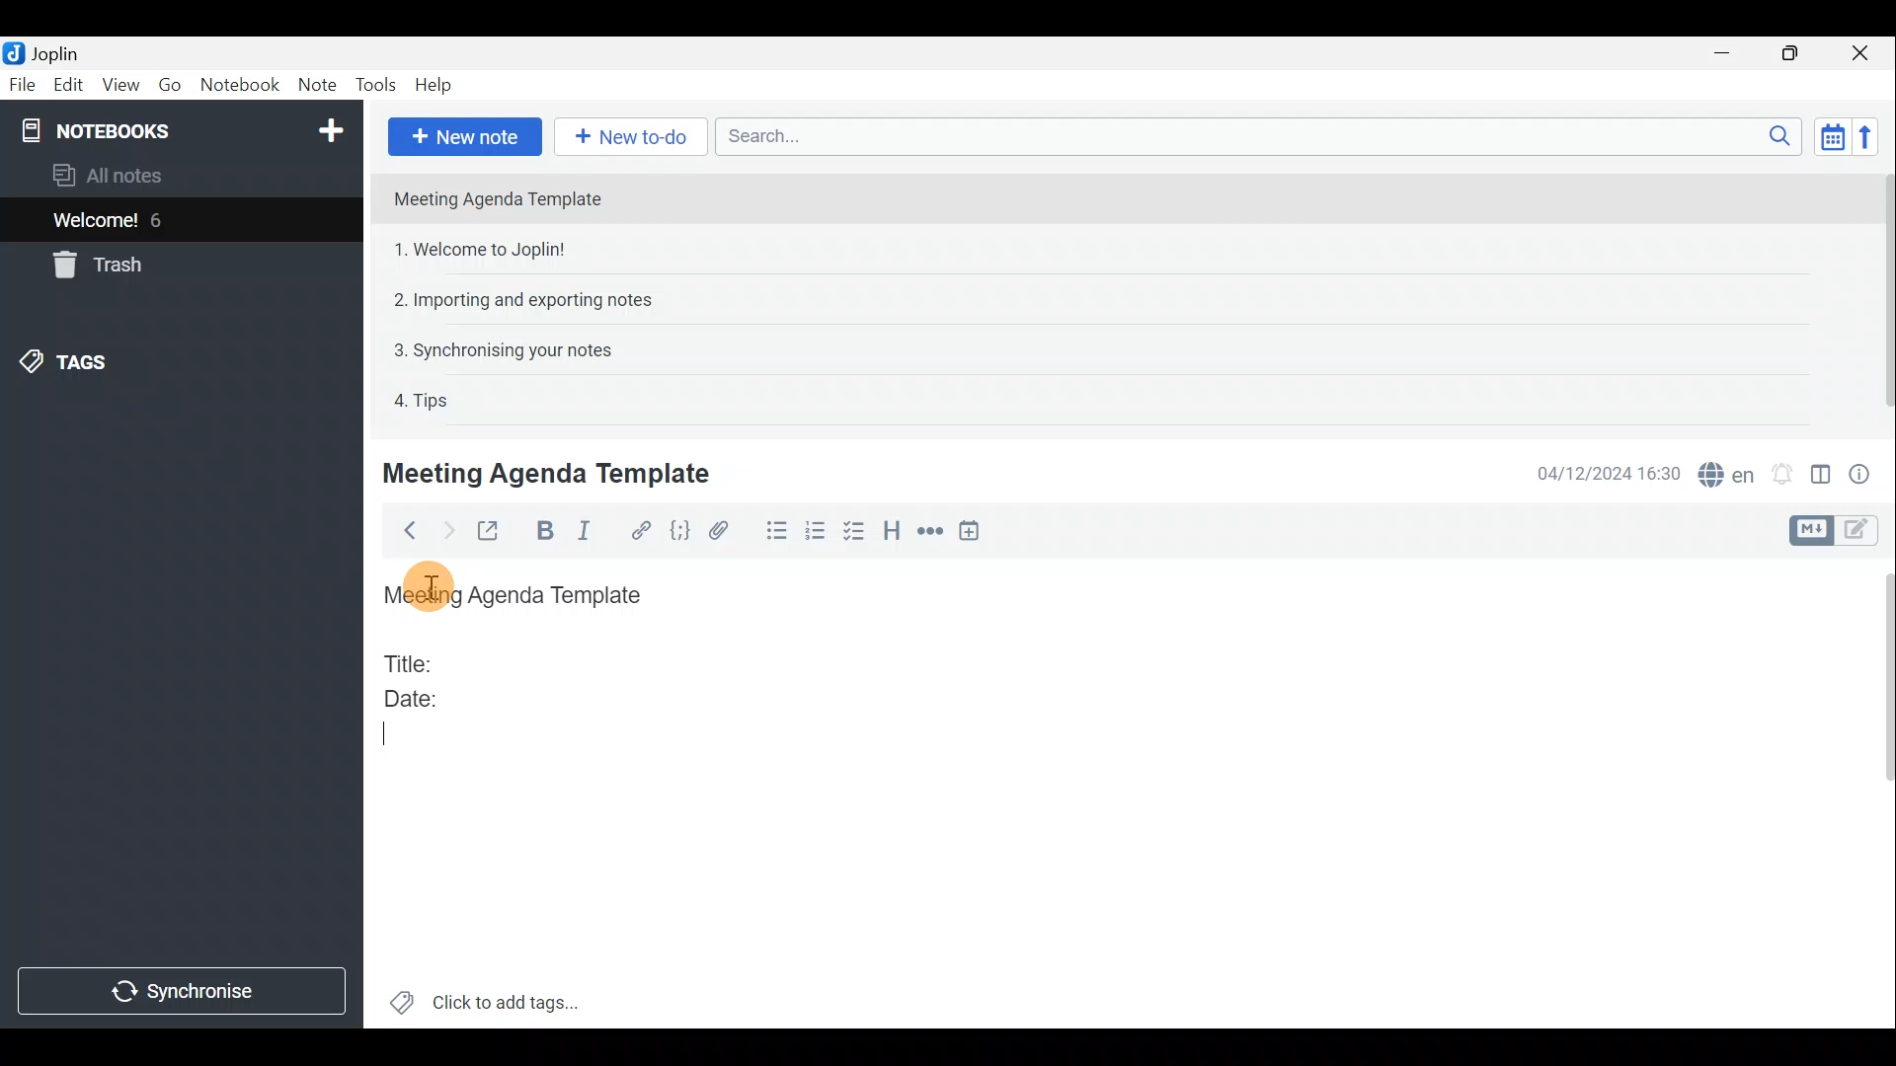 The image size is (1896, 1066). Describe the element at coordinates (1808, 531) in the screenshot. I see `Toggle editors` at that location.